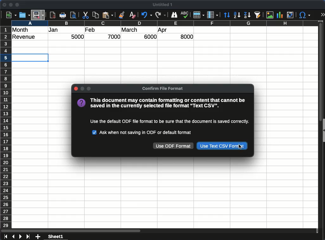  What do you see at coordinates (322, 15) in the screenshot?
I see `expand` at bounding box center [322, 15].